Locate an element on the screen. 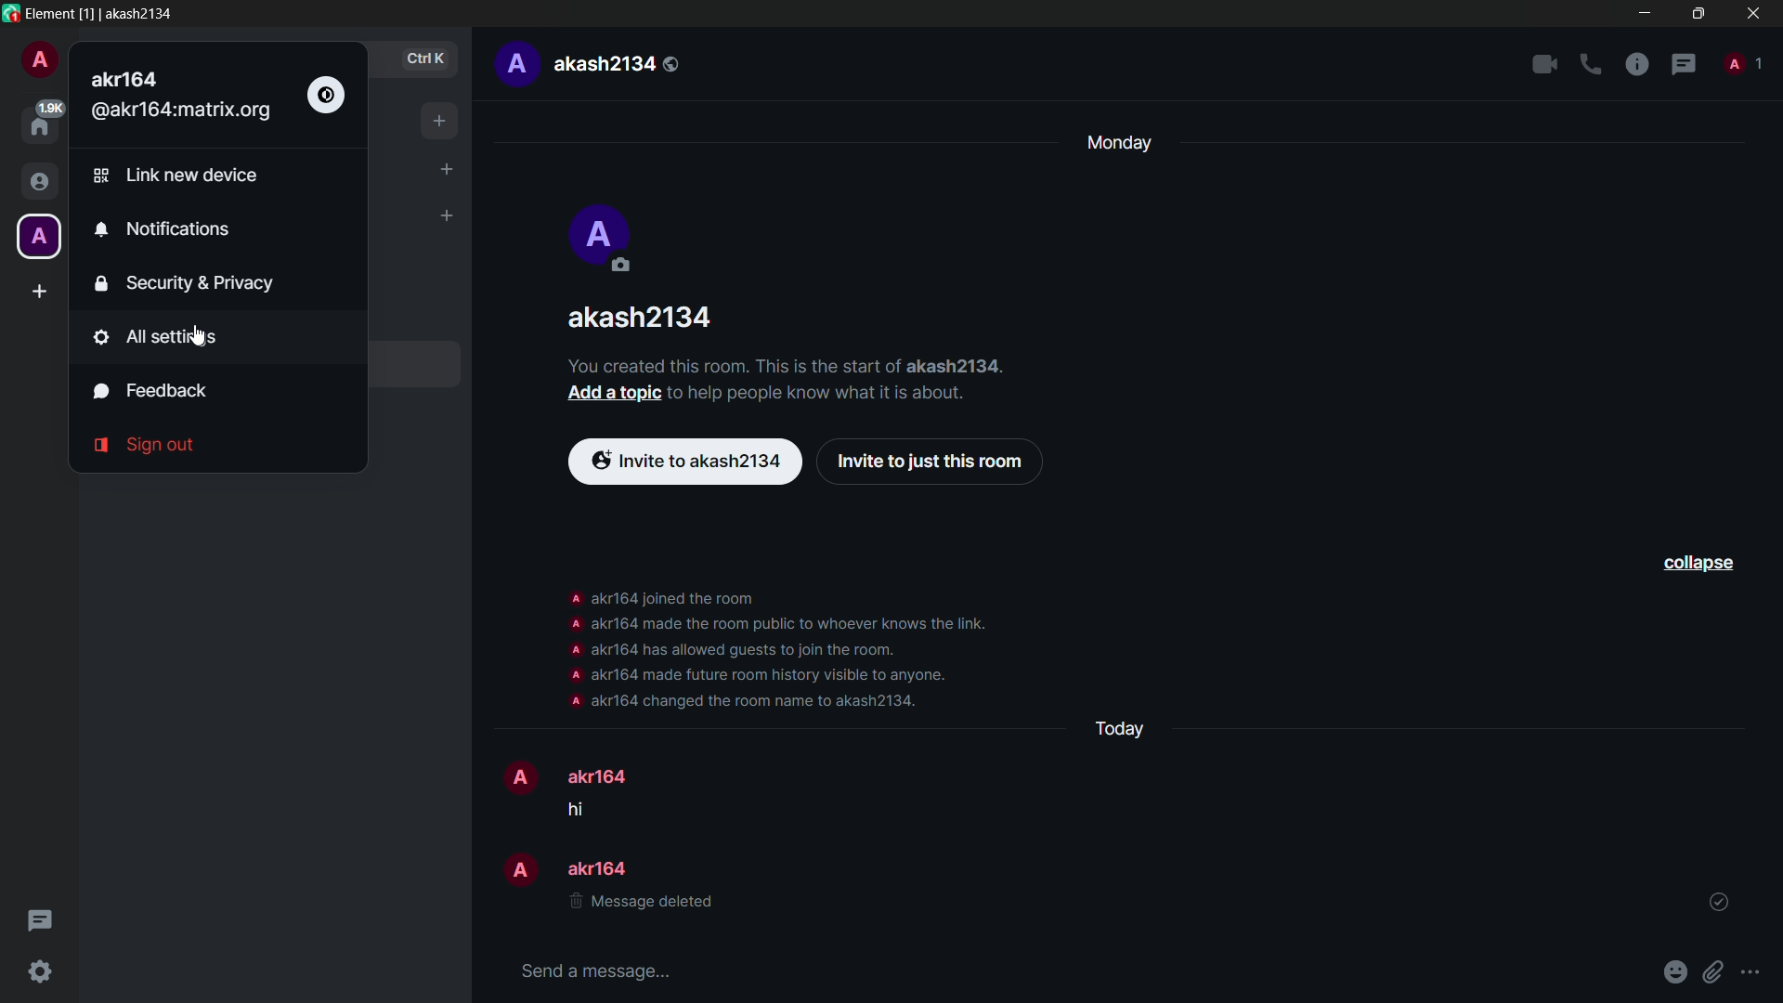 Image resolution: width=1783 pixels, height=1003 pixels. profile is located at coordinates (575, 623).